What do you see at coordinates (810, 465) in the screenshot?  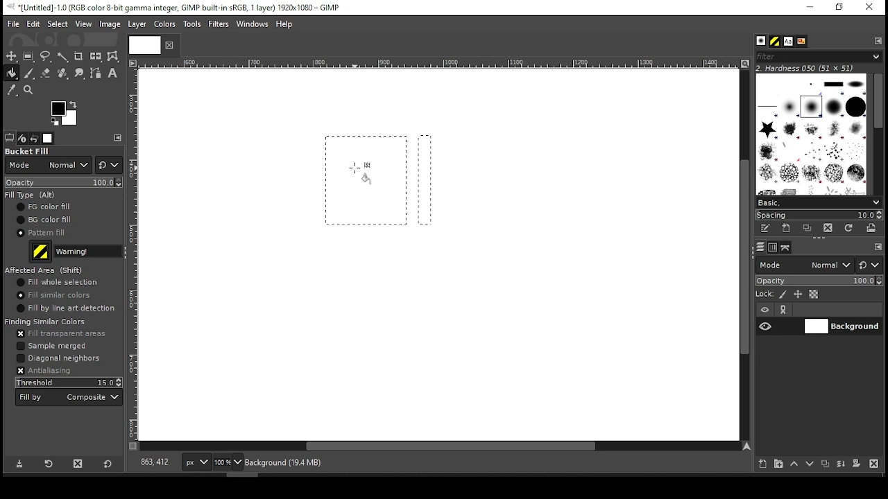 I see `move layer one step down` at bounding box center [810, 465].